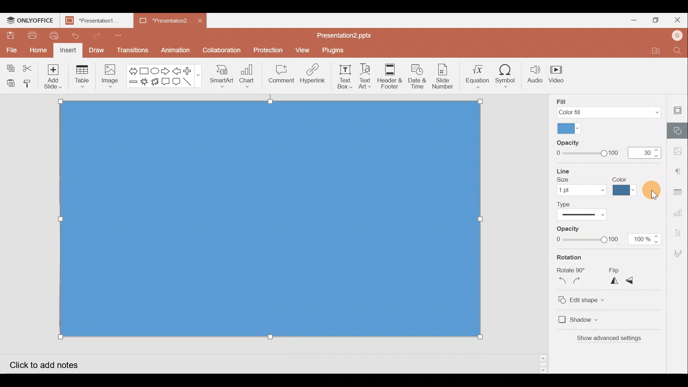 The width and height of the screenshot is (688, 387). I want to click on Rotate 90, so click(572, 270).